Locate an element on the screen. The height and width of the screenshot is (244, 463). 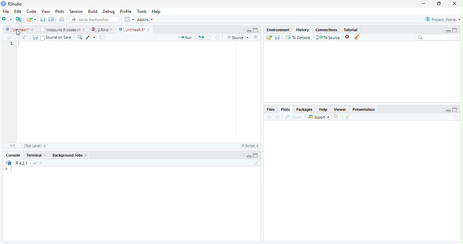
Plots is located at coordinates (286, 109).